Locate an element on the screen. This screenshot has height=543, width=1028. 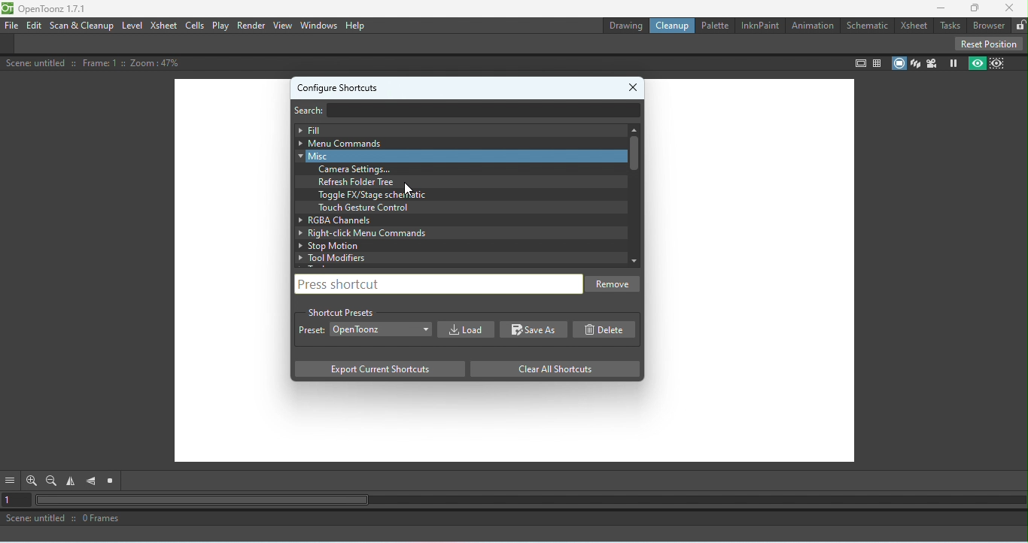
Lock rooms tab is located at coordinates (1020, 24).